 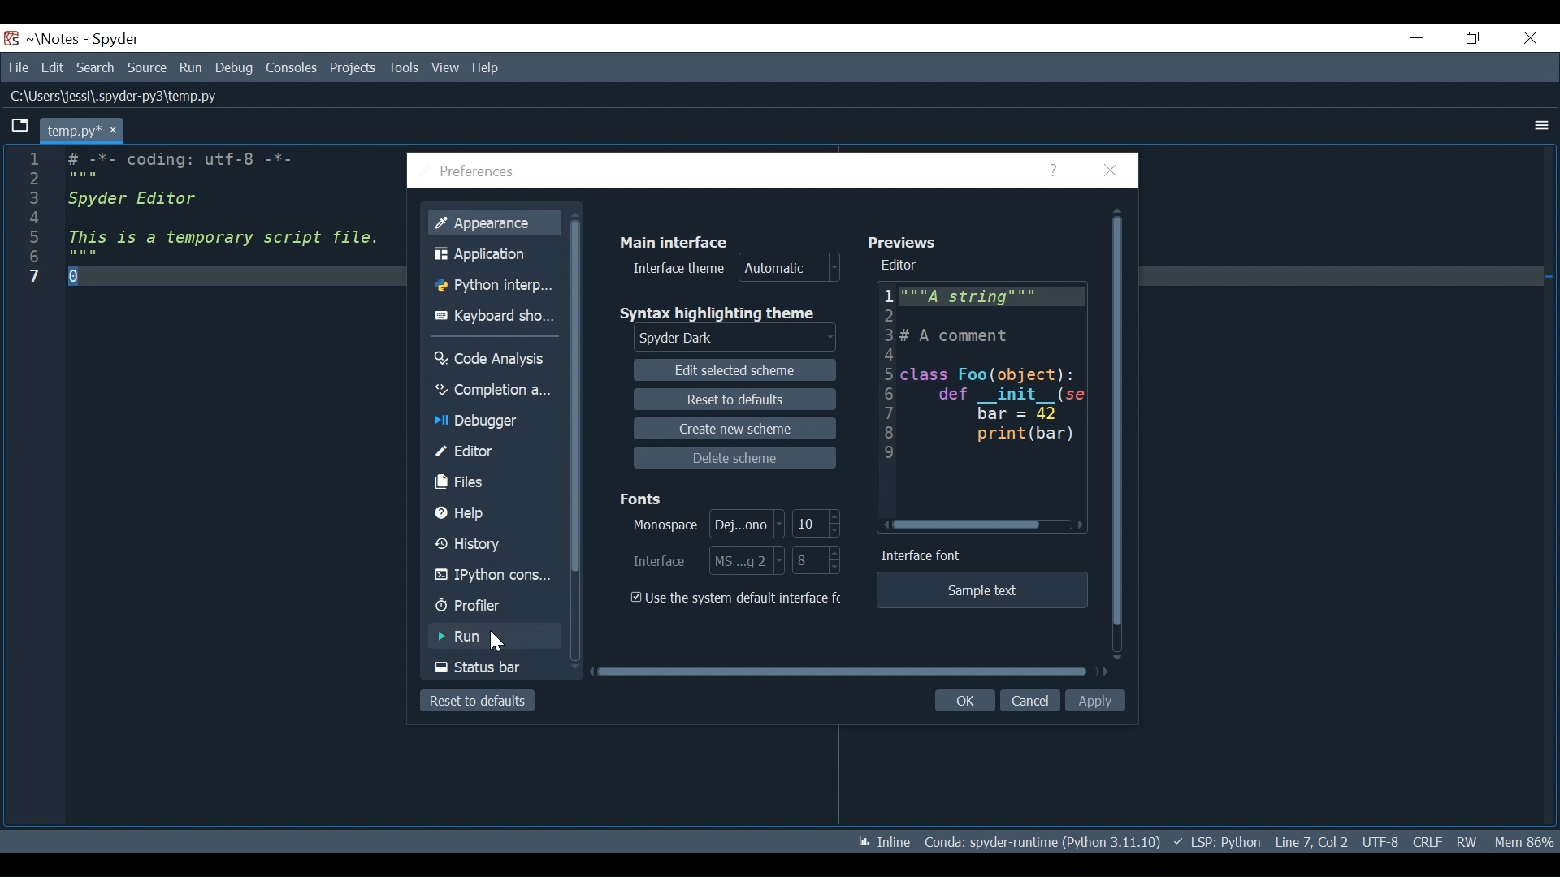 What do you see at coordinates (486, 451) in the screenshot?
I see `Editor` at bounding box center [486, 451].